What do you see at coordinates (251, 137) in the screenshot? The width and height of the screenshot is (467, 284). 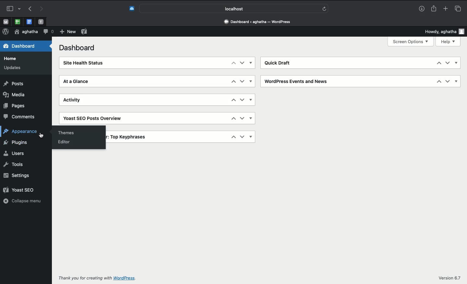 I see `Show` at bounding box center [251, 137].